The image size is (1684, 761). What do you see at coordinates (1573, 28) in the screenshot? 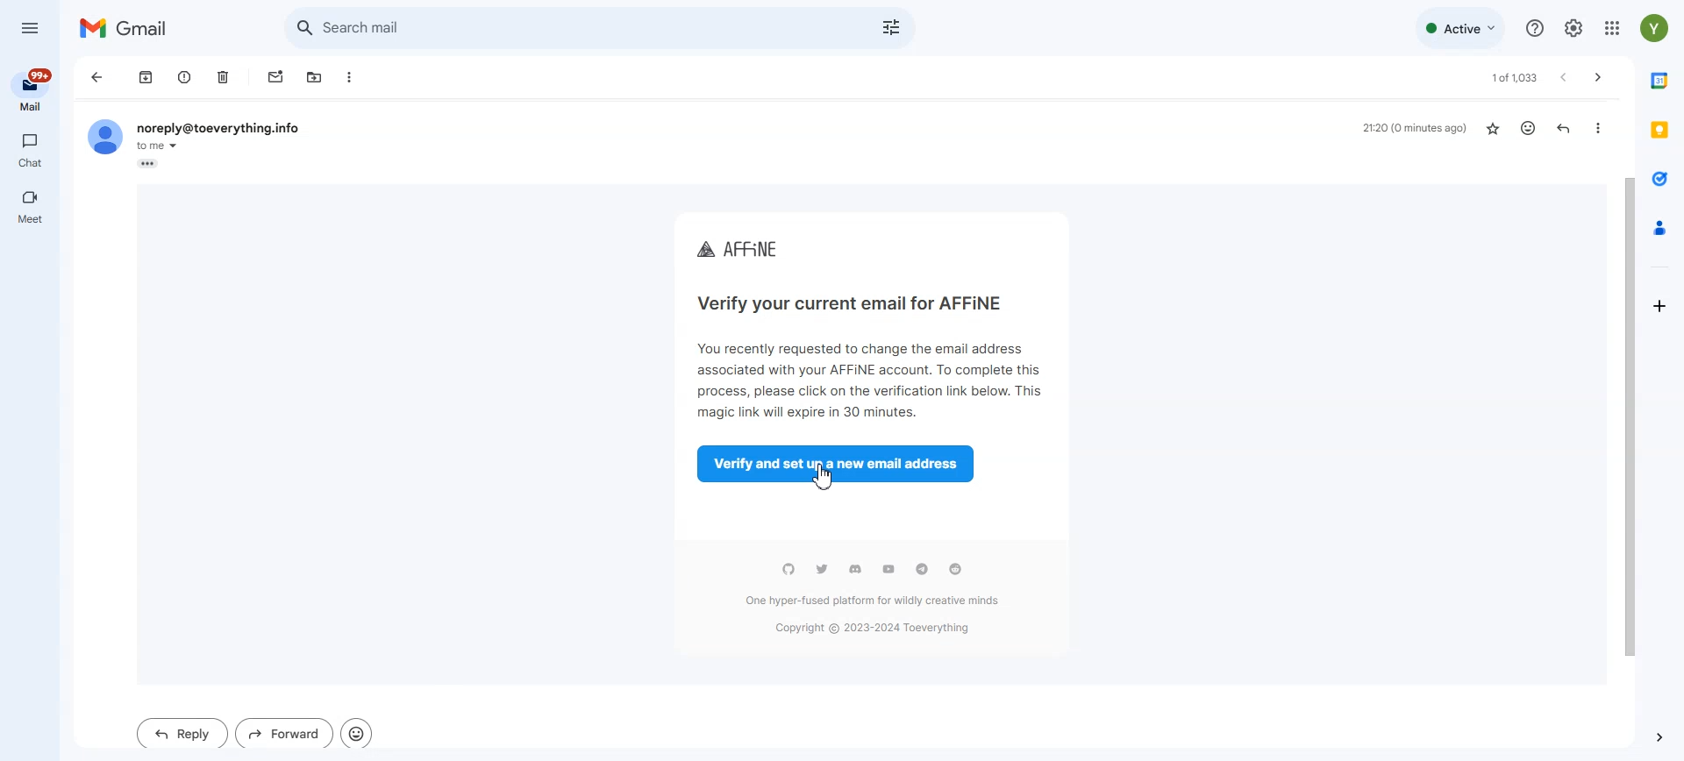
I see `Setting` at bounding box center [1573, 28].